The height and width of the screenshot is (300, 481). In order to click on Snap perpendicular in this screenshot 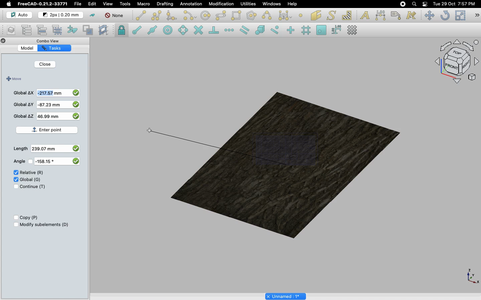, I will do `click(215, 31)`.